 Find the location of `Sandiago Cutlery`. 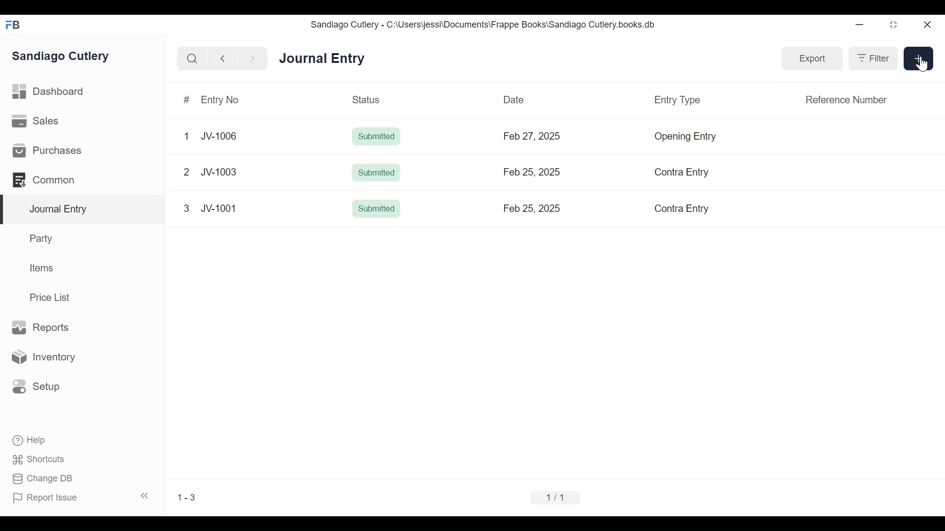

Sandiago Cutlery is located at coordinates (66, 57).